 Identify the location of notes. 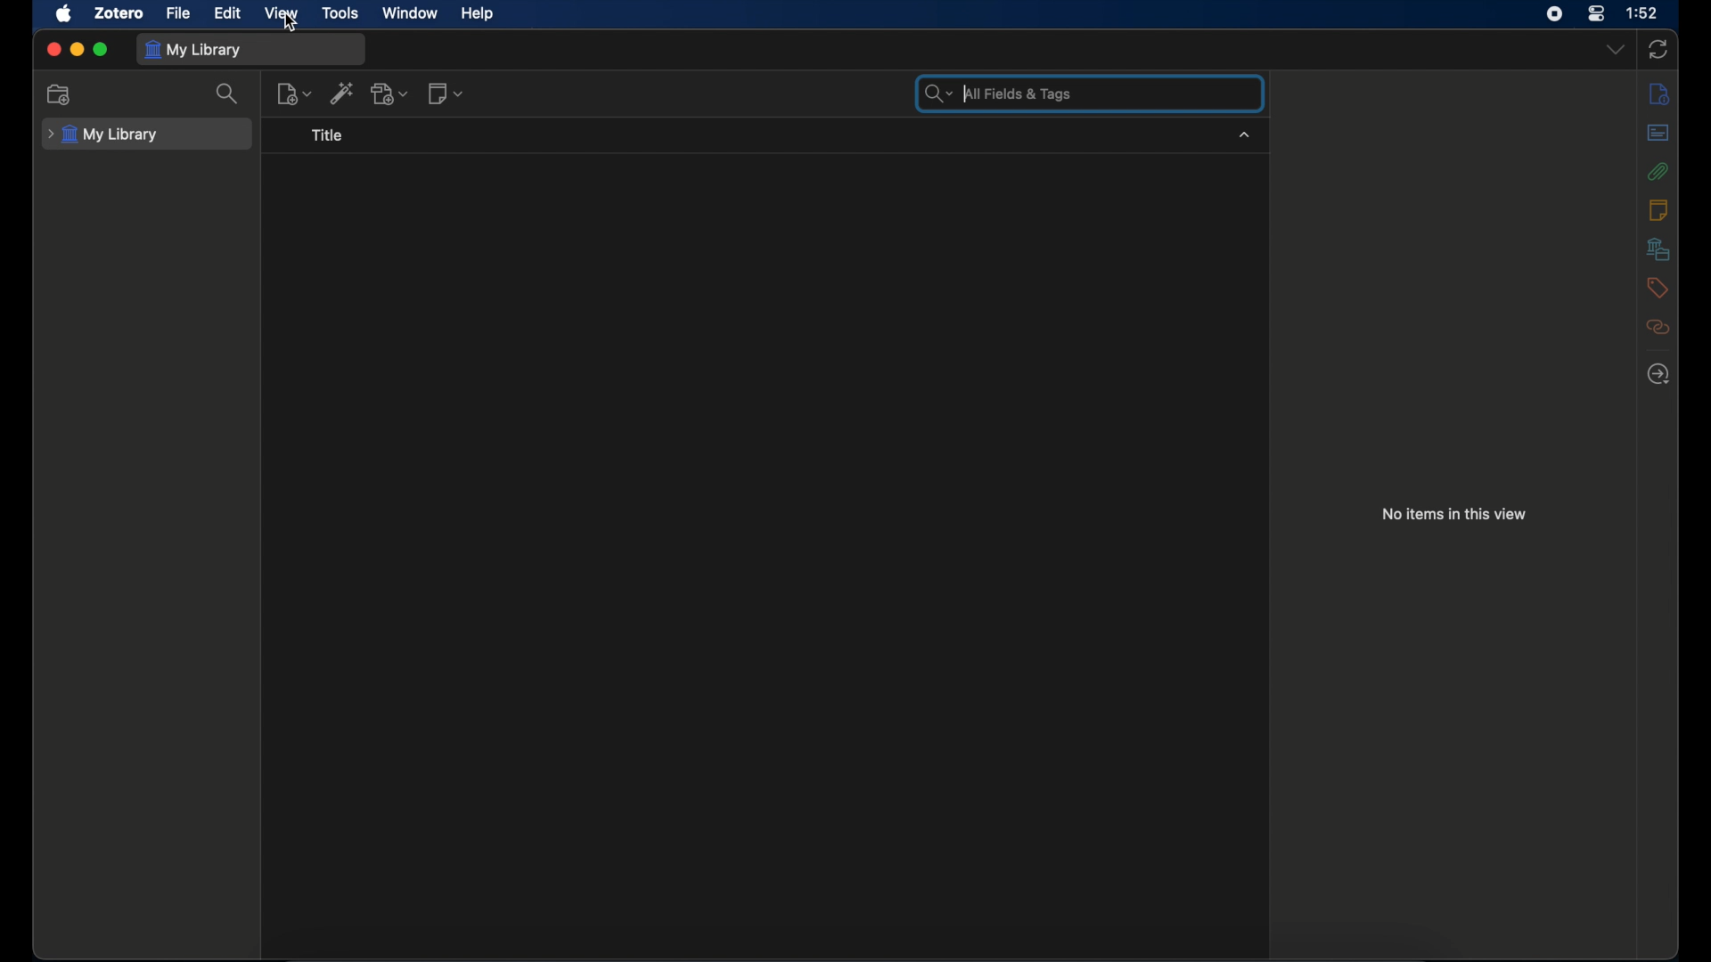
(1658, 209).